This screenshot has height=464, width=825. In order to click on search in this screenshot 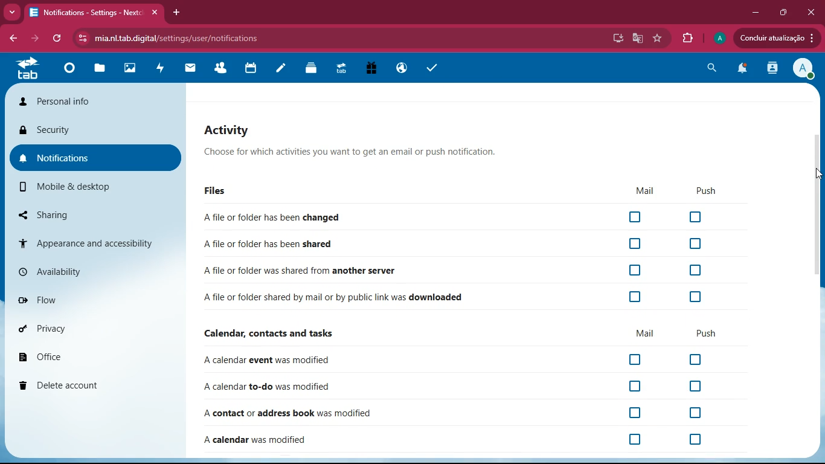, I will do `click(714, 68)`.